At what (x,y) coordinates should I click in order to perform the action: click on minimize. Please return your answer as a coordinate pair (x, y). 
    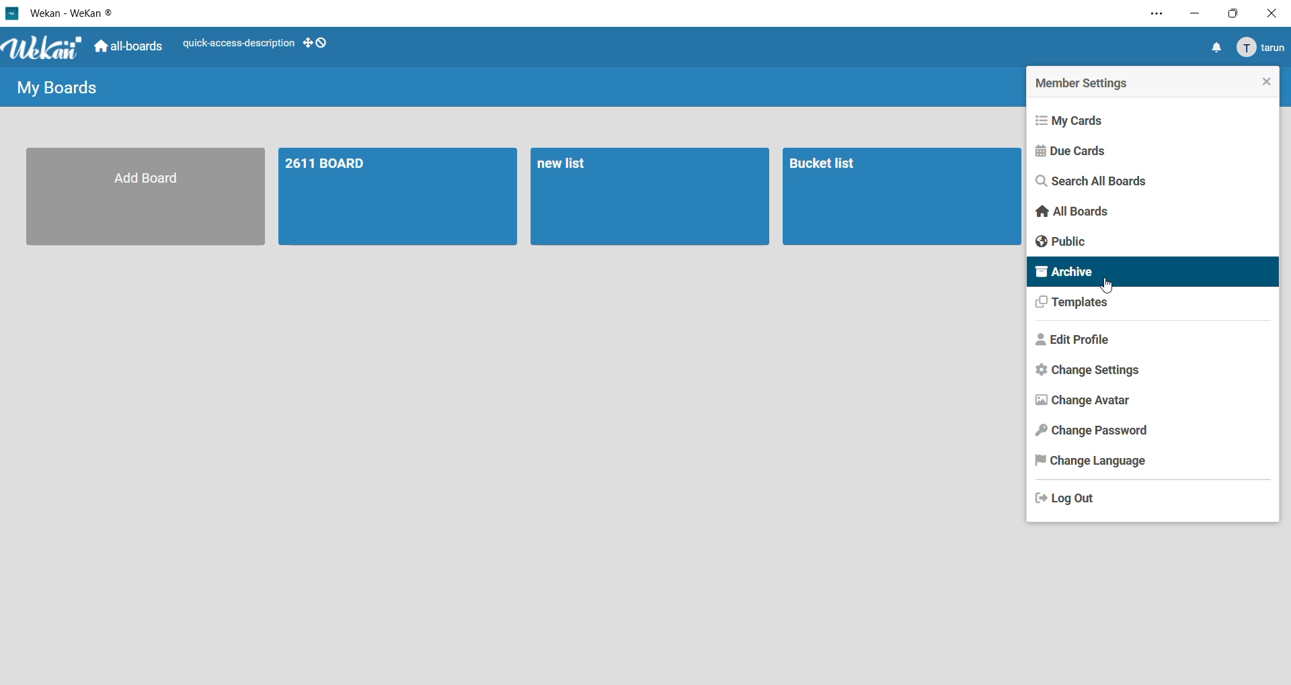
    Looking at the image, I should click on (1196, 15).